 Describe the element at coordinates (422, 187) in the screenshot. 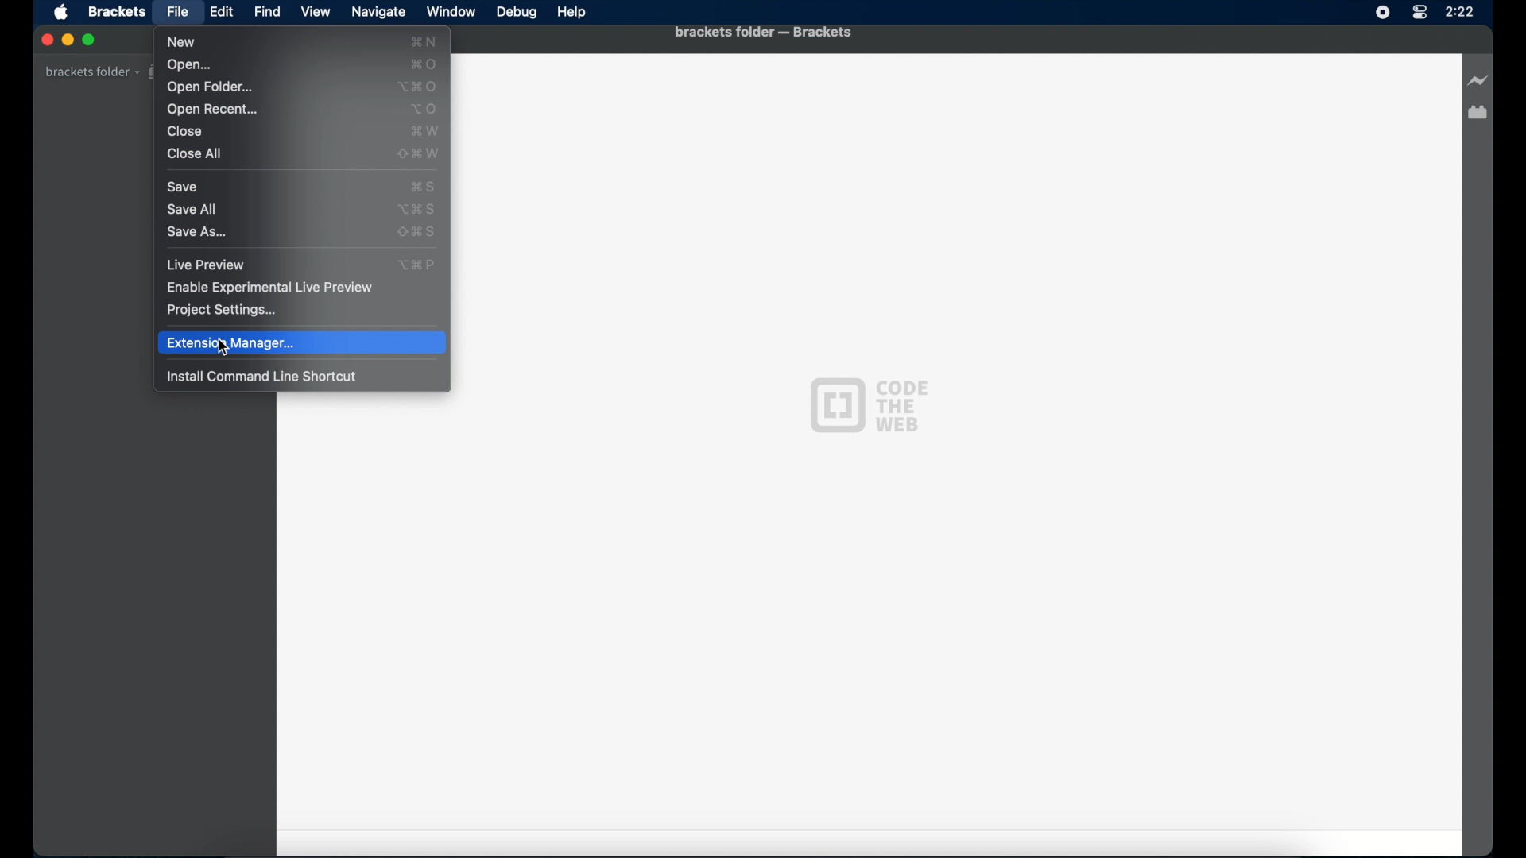

I see `save shortcut` at that location.